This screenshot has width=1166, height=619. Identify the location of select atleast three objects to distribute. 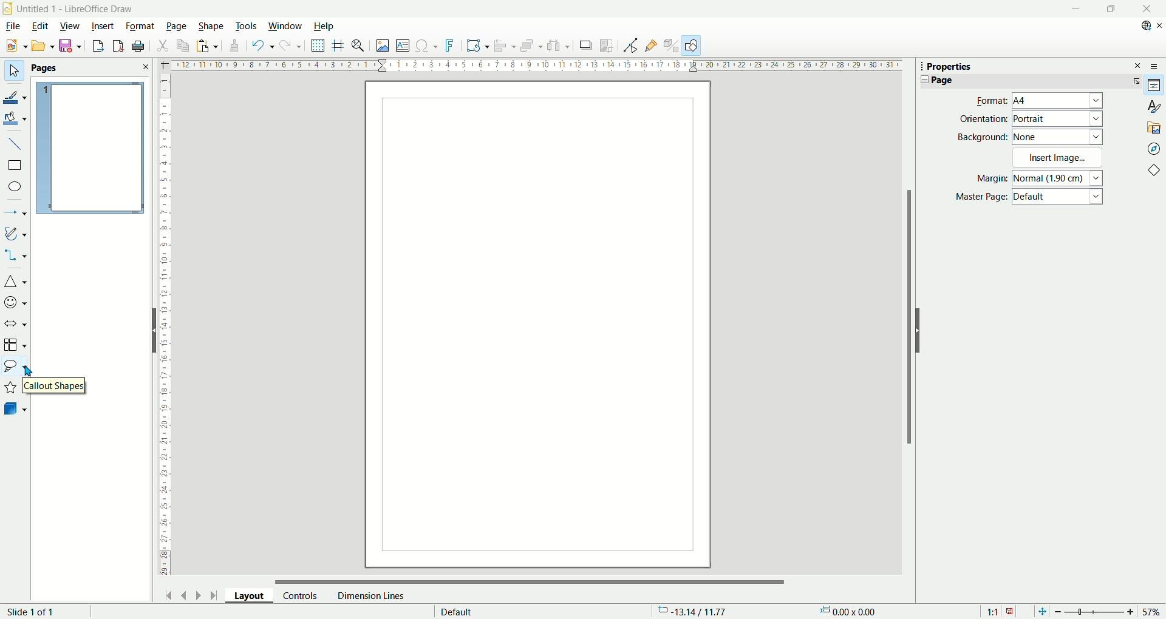
(559, 46).